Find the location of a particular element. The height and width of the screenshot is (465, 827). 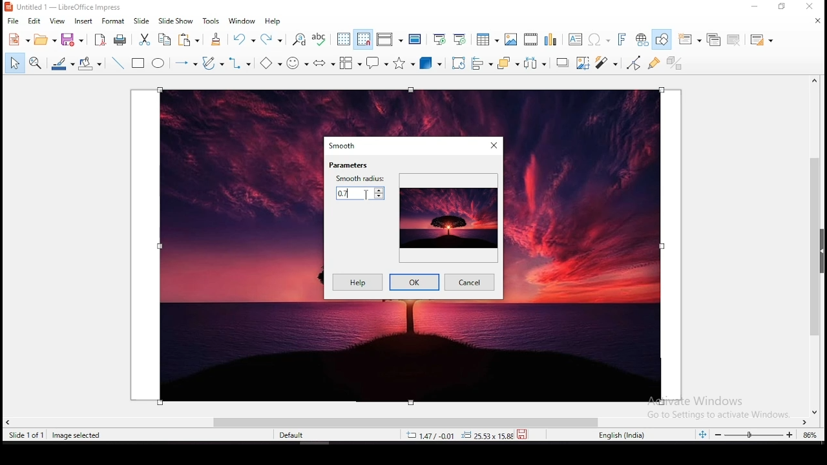

connectors is located at coordinates (240, 64).